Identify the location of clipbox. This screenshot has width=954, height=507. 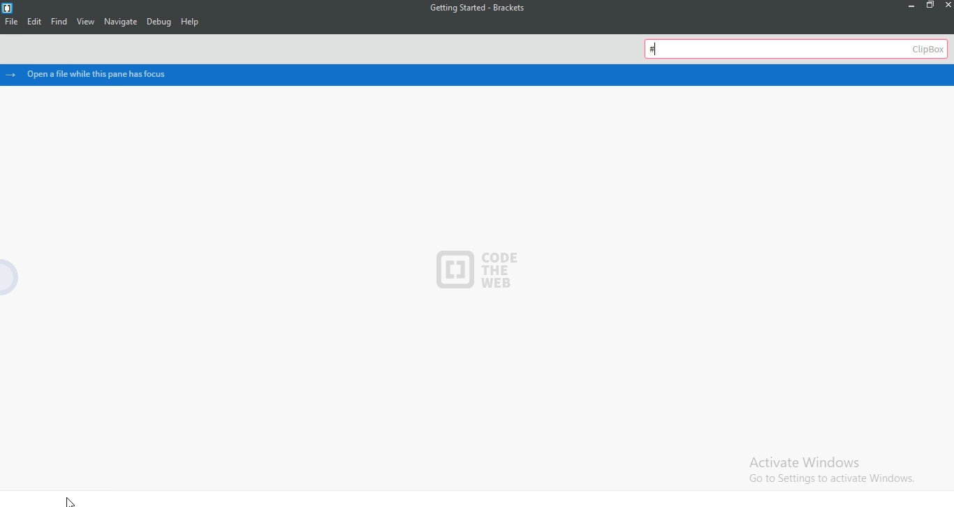
(796, 47).